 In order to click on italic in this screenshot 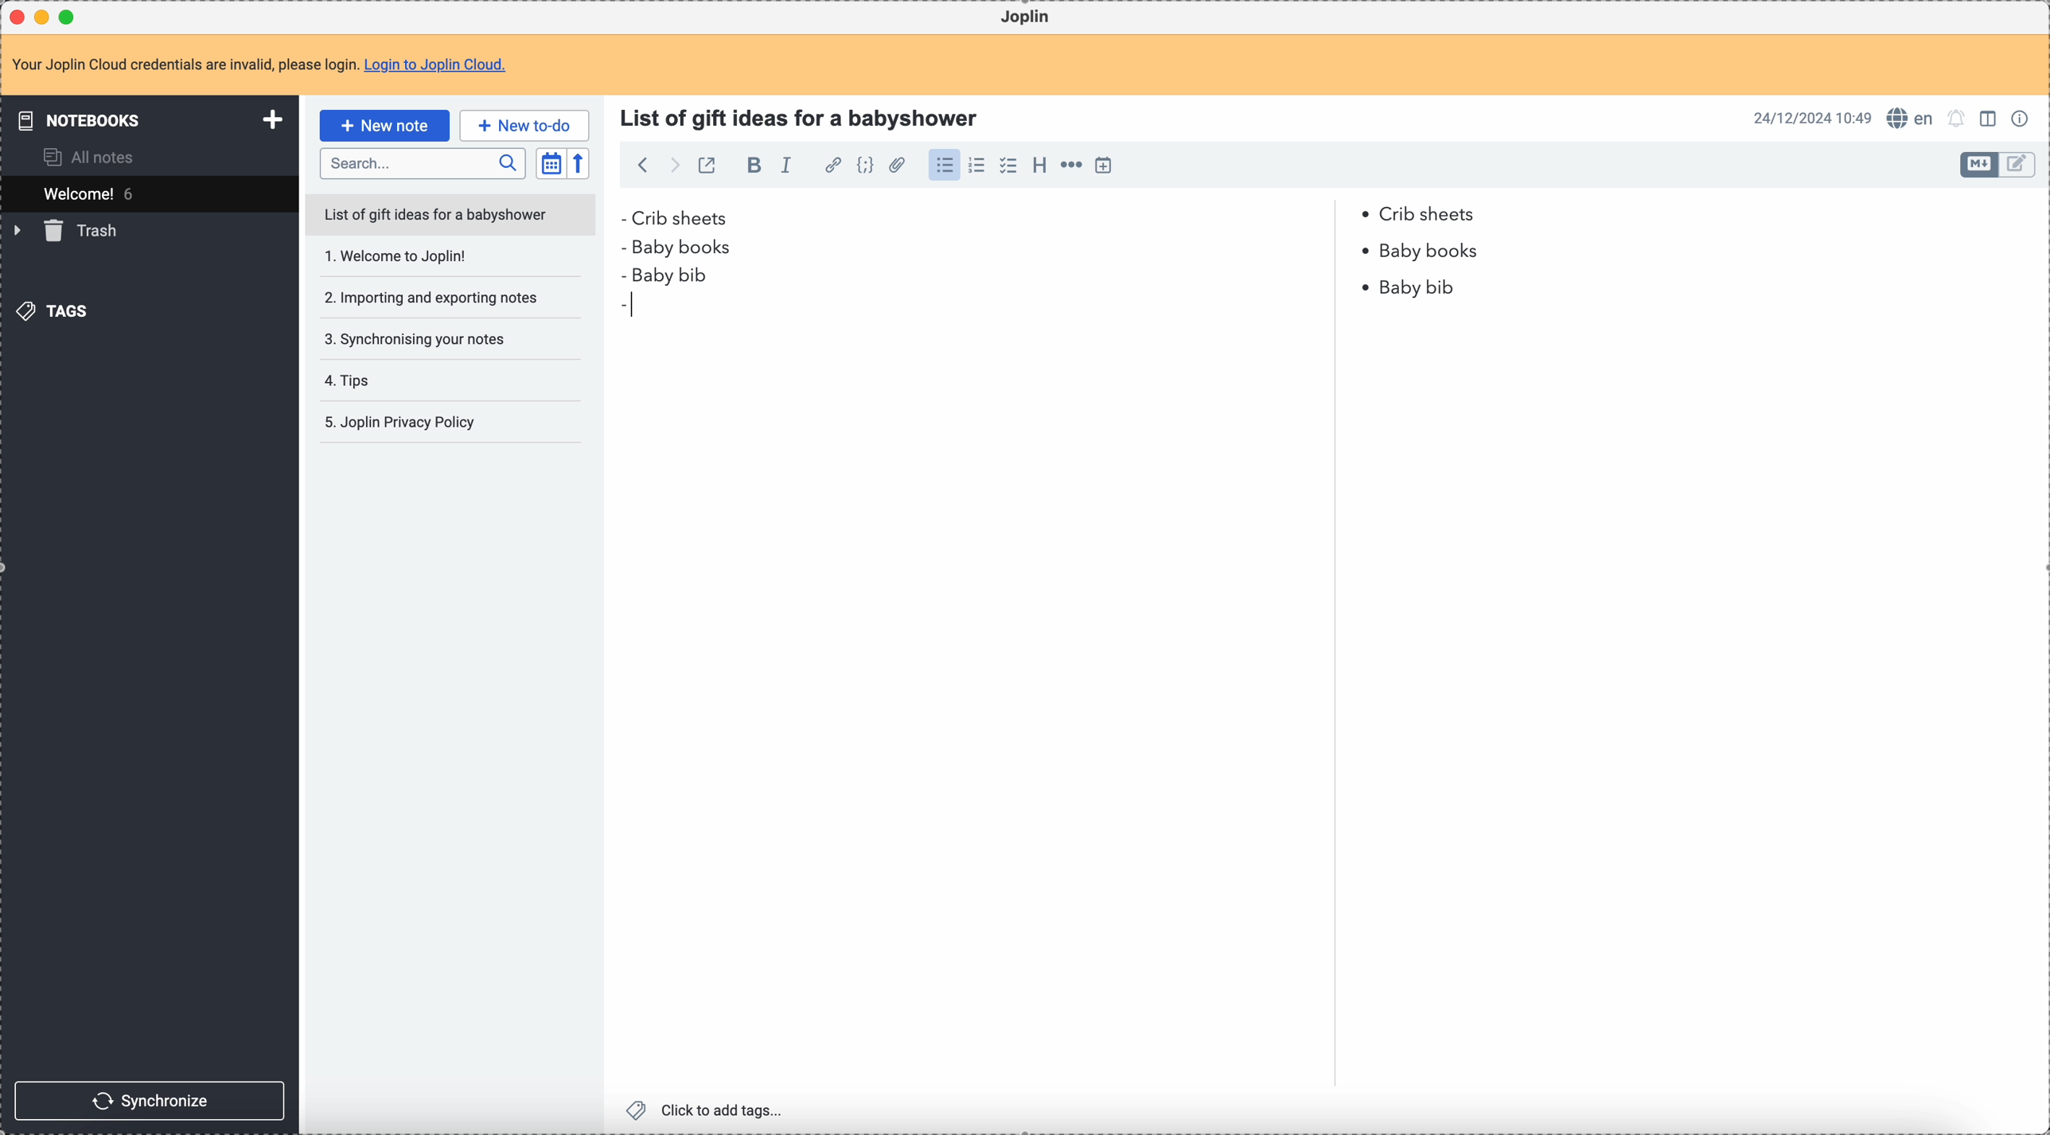, I will do `click(788, 166)`.